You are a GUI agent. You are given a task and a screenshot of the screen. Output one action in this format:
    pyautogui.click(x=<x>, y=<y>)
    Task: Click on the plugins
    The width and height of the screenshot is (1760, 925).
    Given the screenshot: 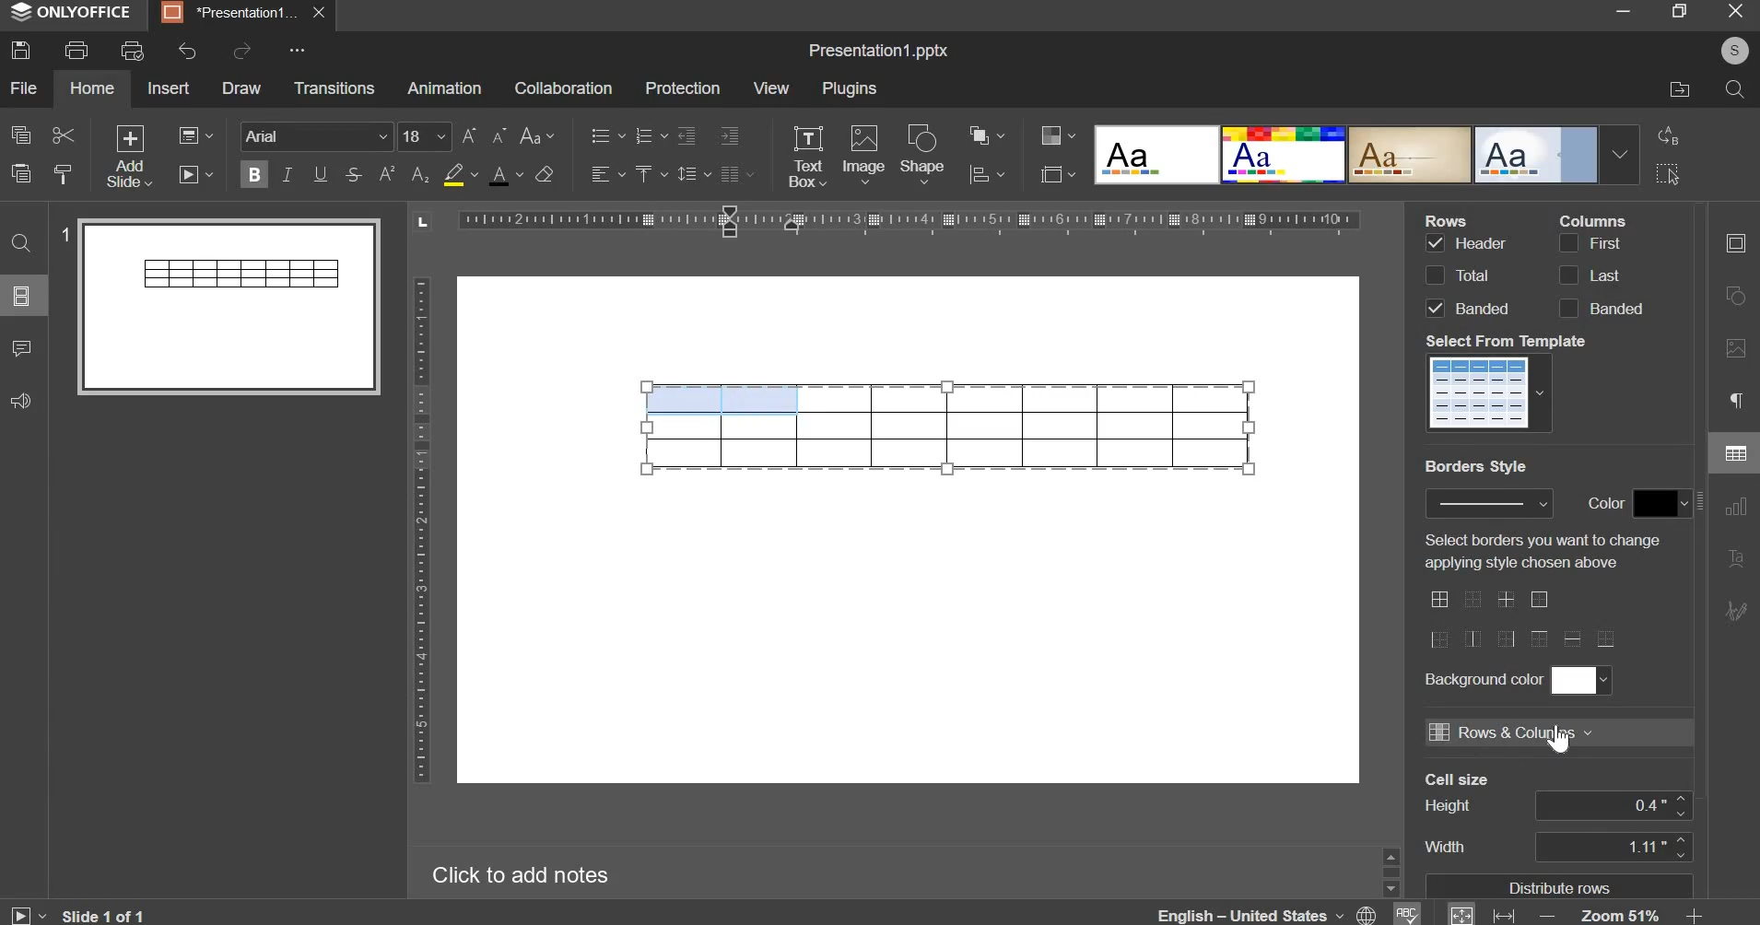 What is the action you would take?
    pyautogui.click(x=851, y=88)
    